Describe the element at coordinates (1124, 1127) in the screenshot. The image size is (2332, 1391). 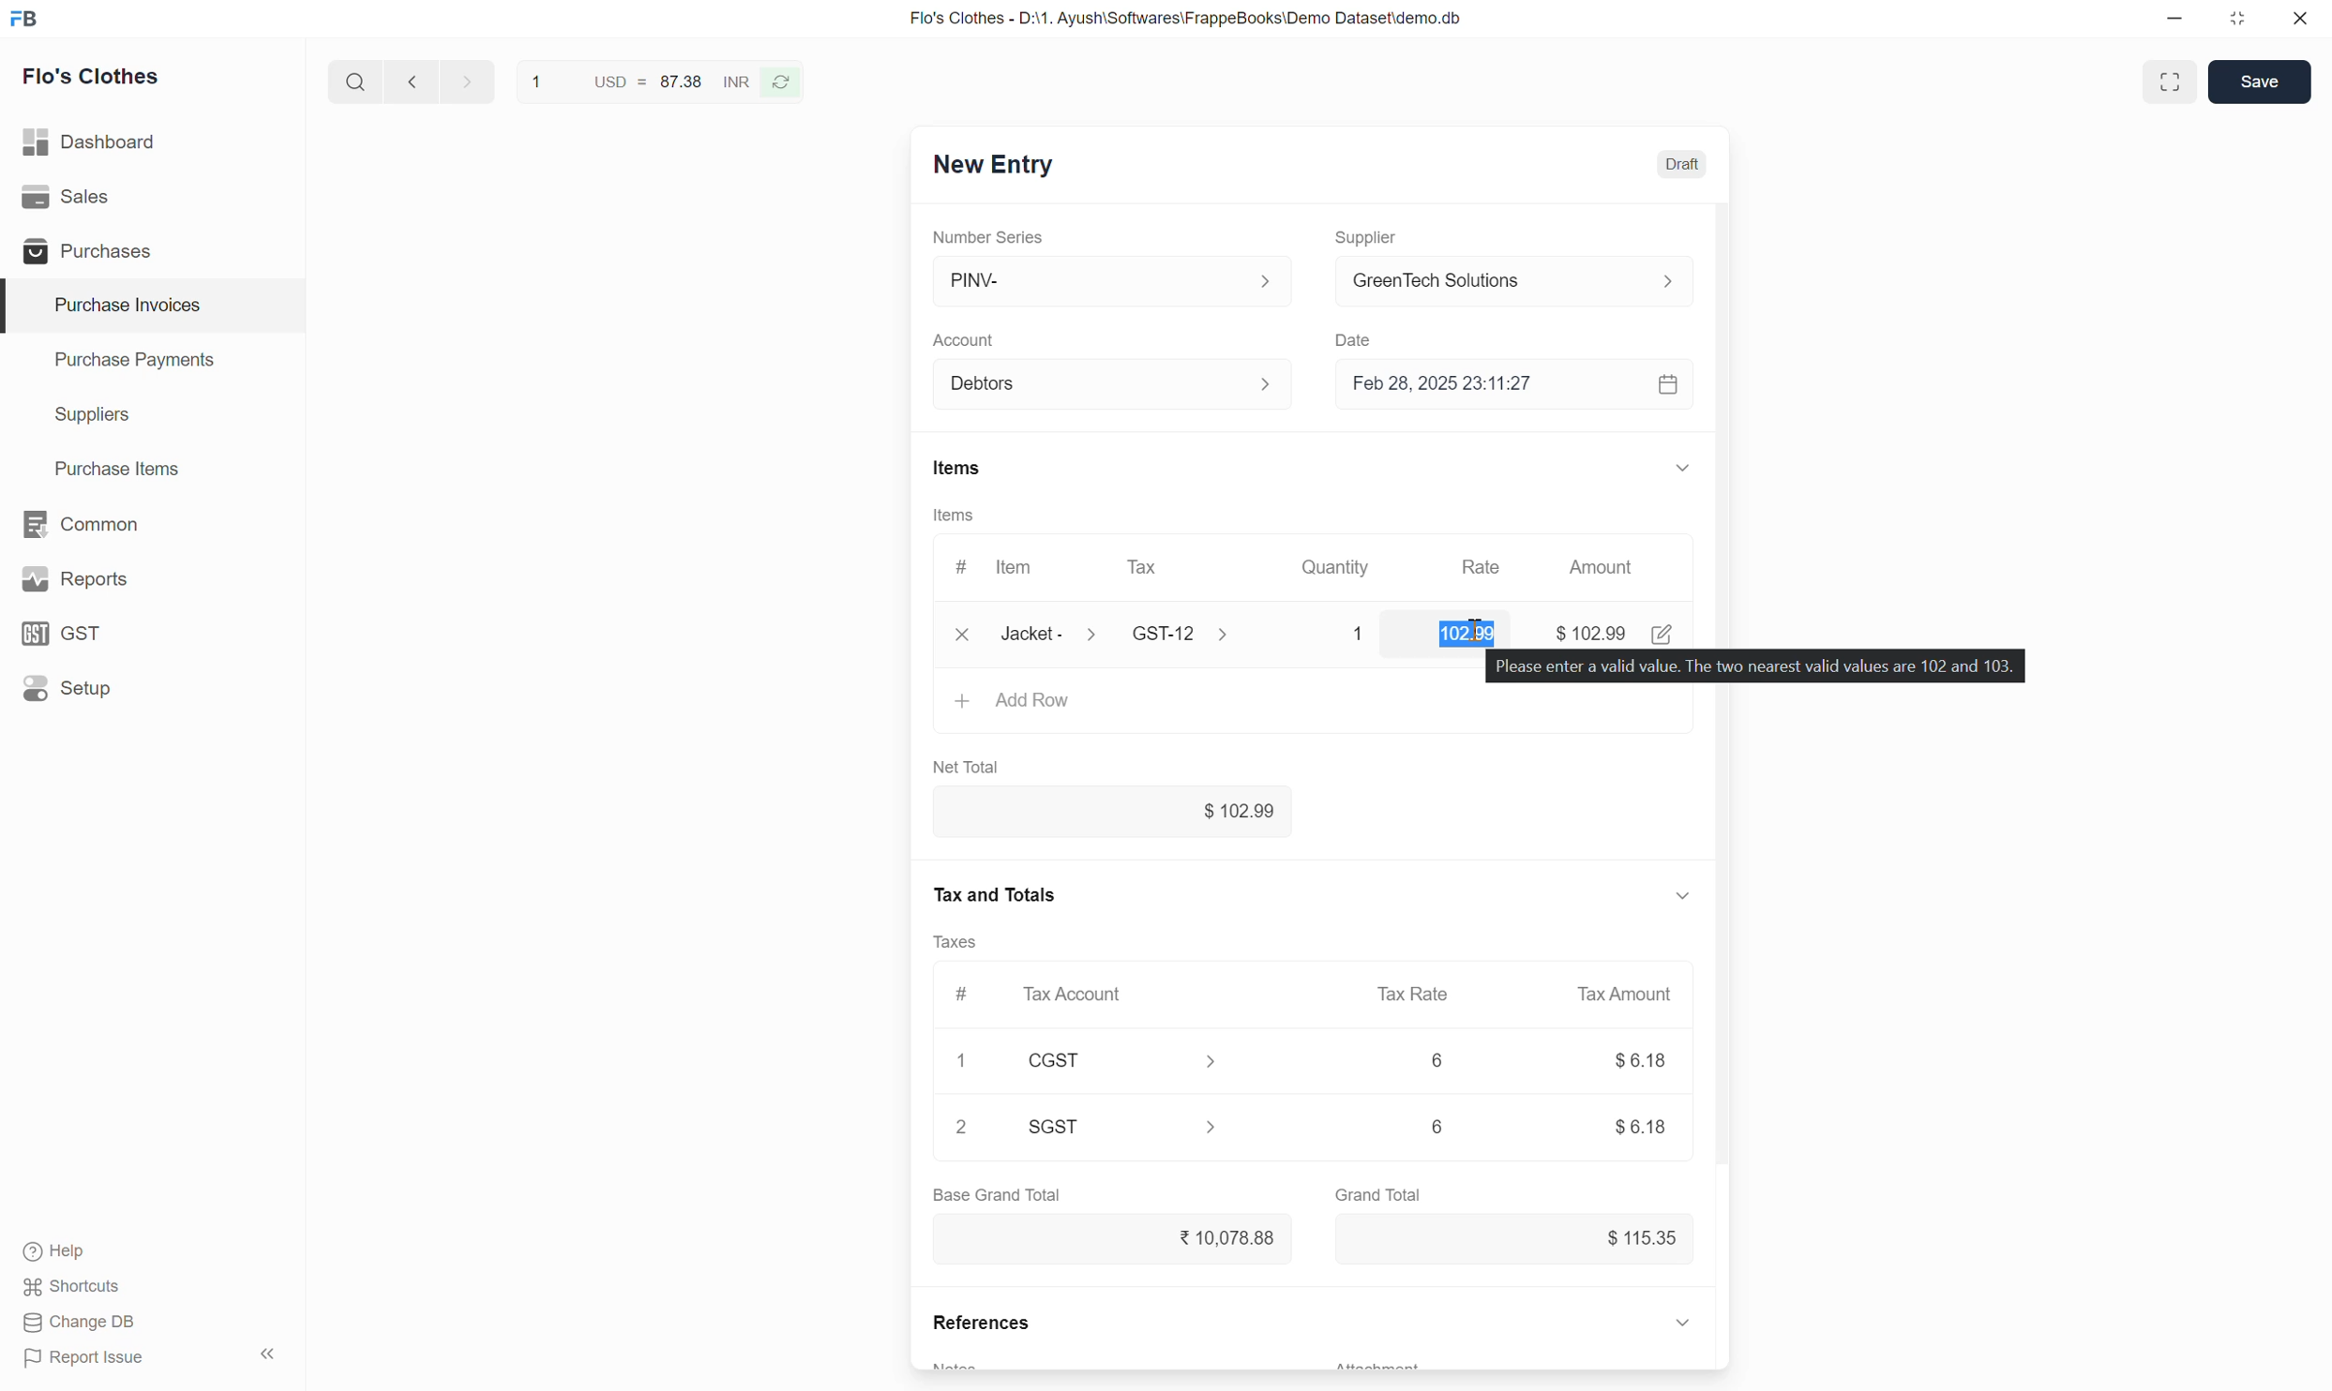
I see `SGST` at that location.